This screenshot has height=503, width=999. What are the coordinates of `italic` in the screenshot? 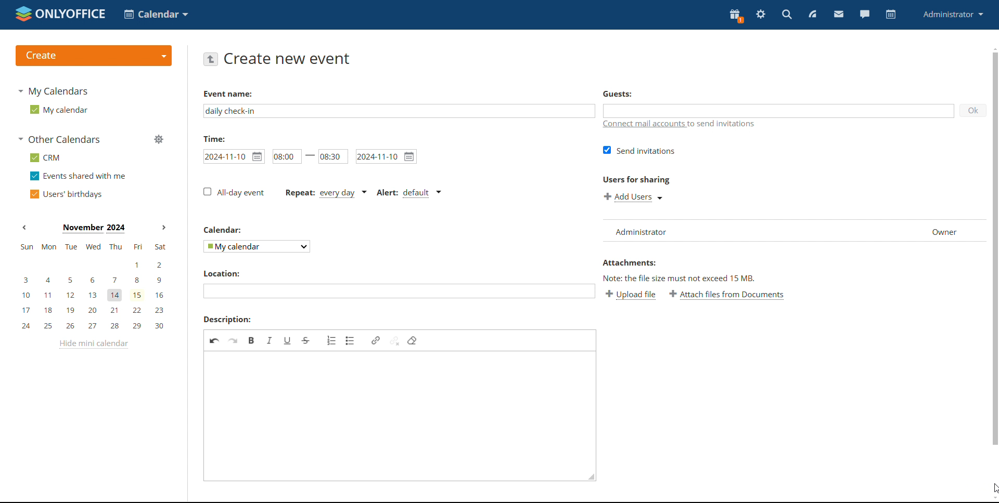 It's located at (269, 340).